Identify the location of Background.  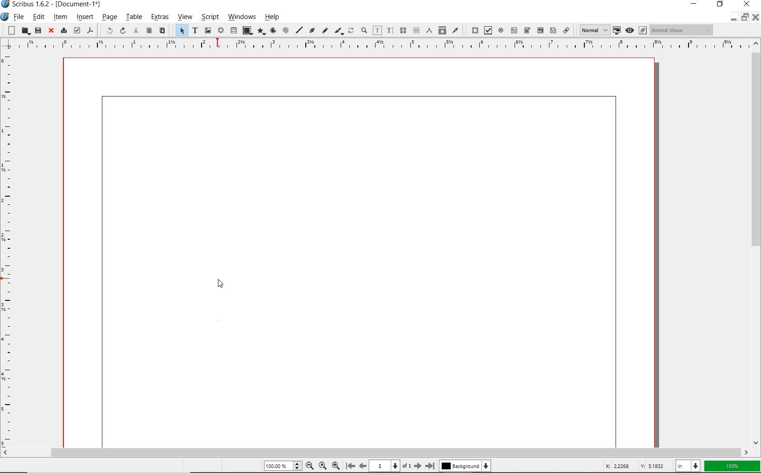
(466, 467).